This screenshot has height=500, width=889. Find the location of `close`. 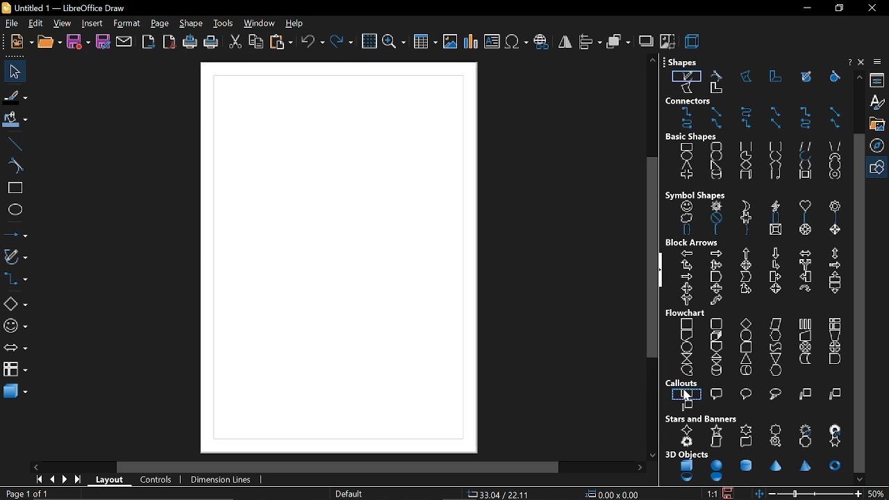

close is located at coordinates (872, 8).